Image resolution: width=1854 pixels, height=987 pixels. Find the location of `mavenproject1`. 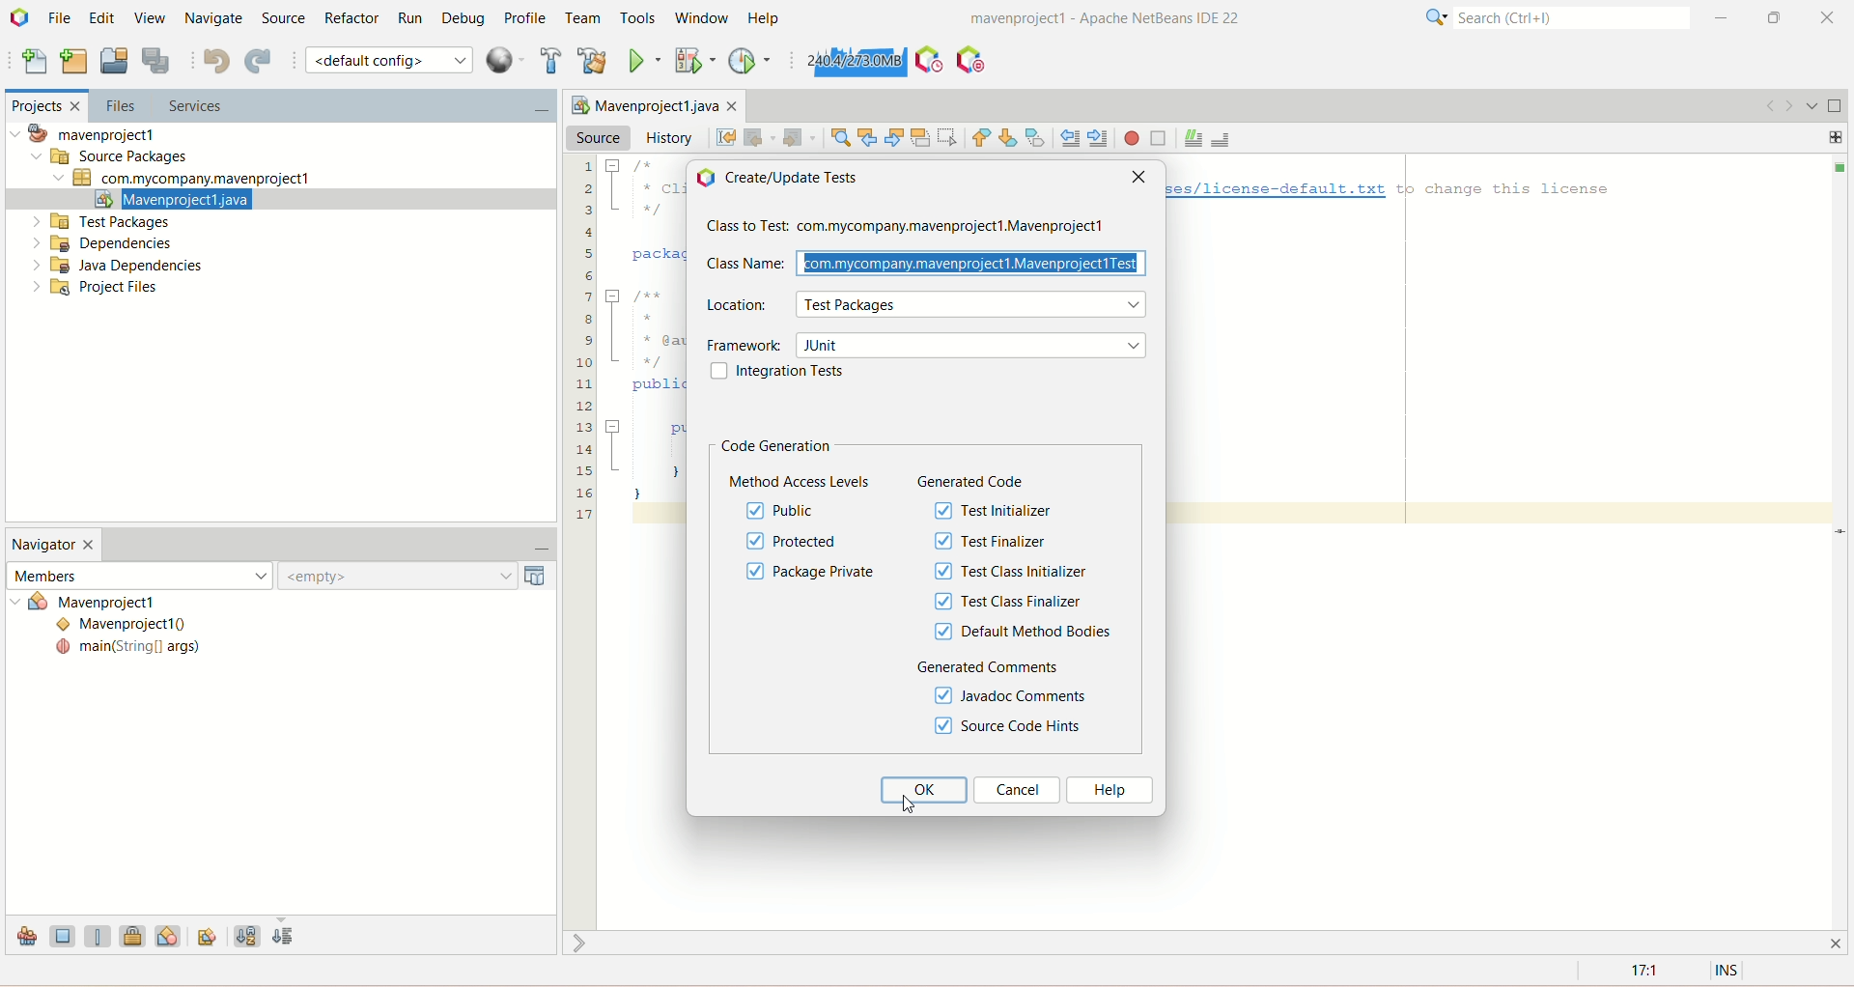

mavenproject1 is located at coordinates (119, 604).